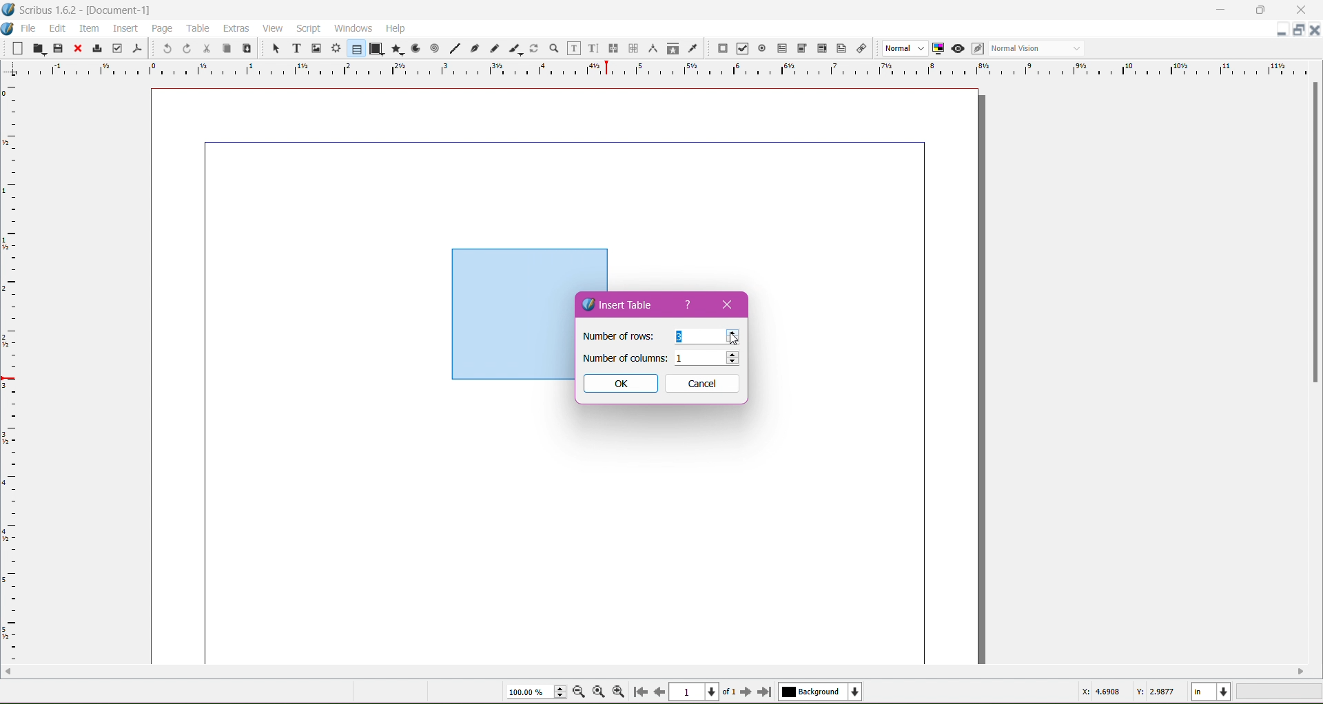 This screenshot has height=704, width=1323. I want to click on Image Frame, so click(314, 48).